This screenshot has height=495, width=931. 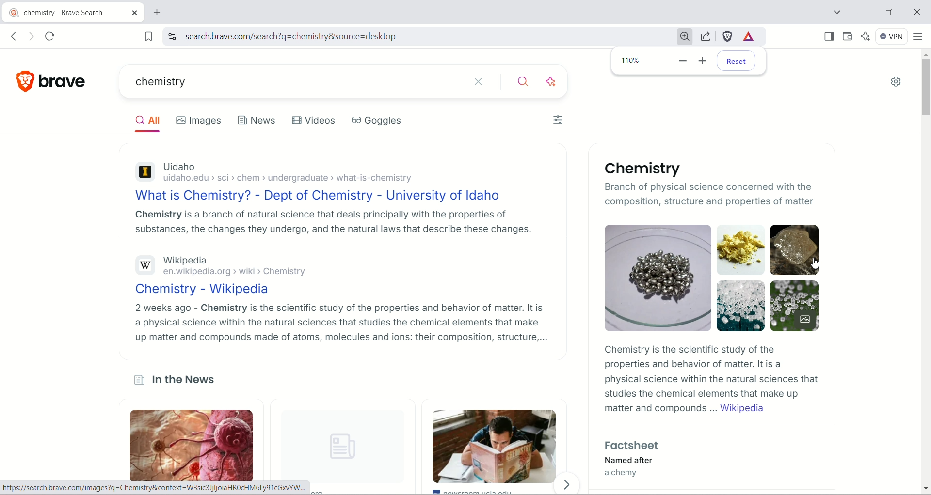 What do you see at coordinates (200, 120) in the screenshot?
I see `Images` at bounding box center [200, 120].